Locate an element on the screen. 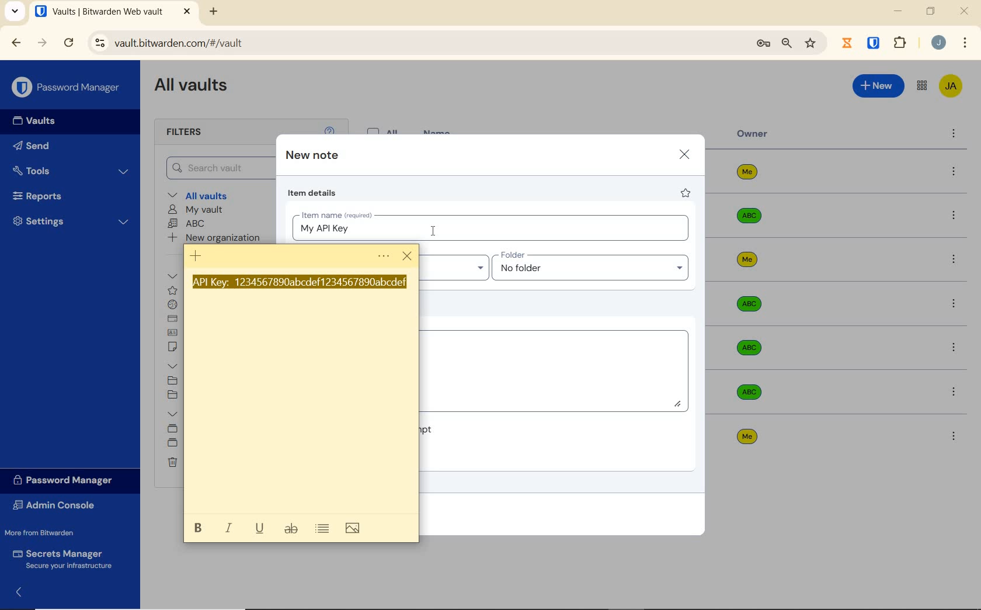 This screenshot has width=981, height=610. Trash is located at coordinates (171, 463).